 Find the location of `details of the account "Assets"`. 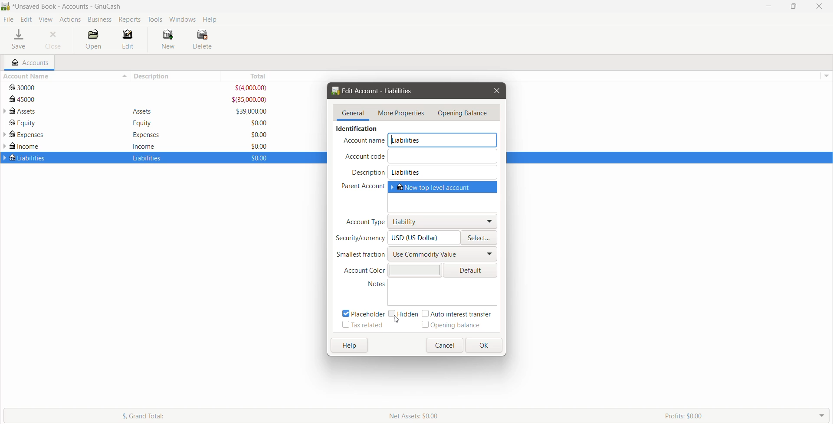

details of the account "Assets" is located at coordinates (143, 112).